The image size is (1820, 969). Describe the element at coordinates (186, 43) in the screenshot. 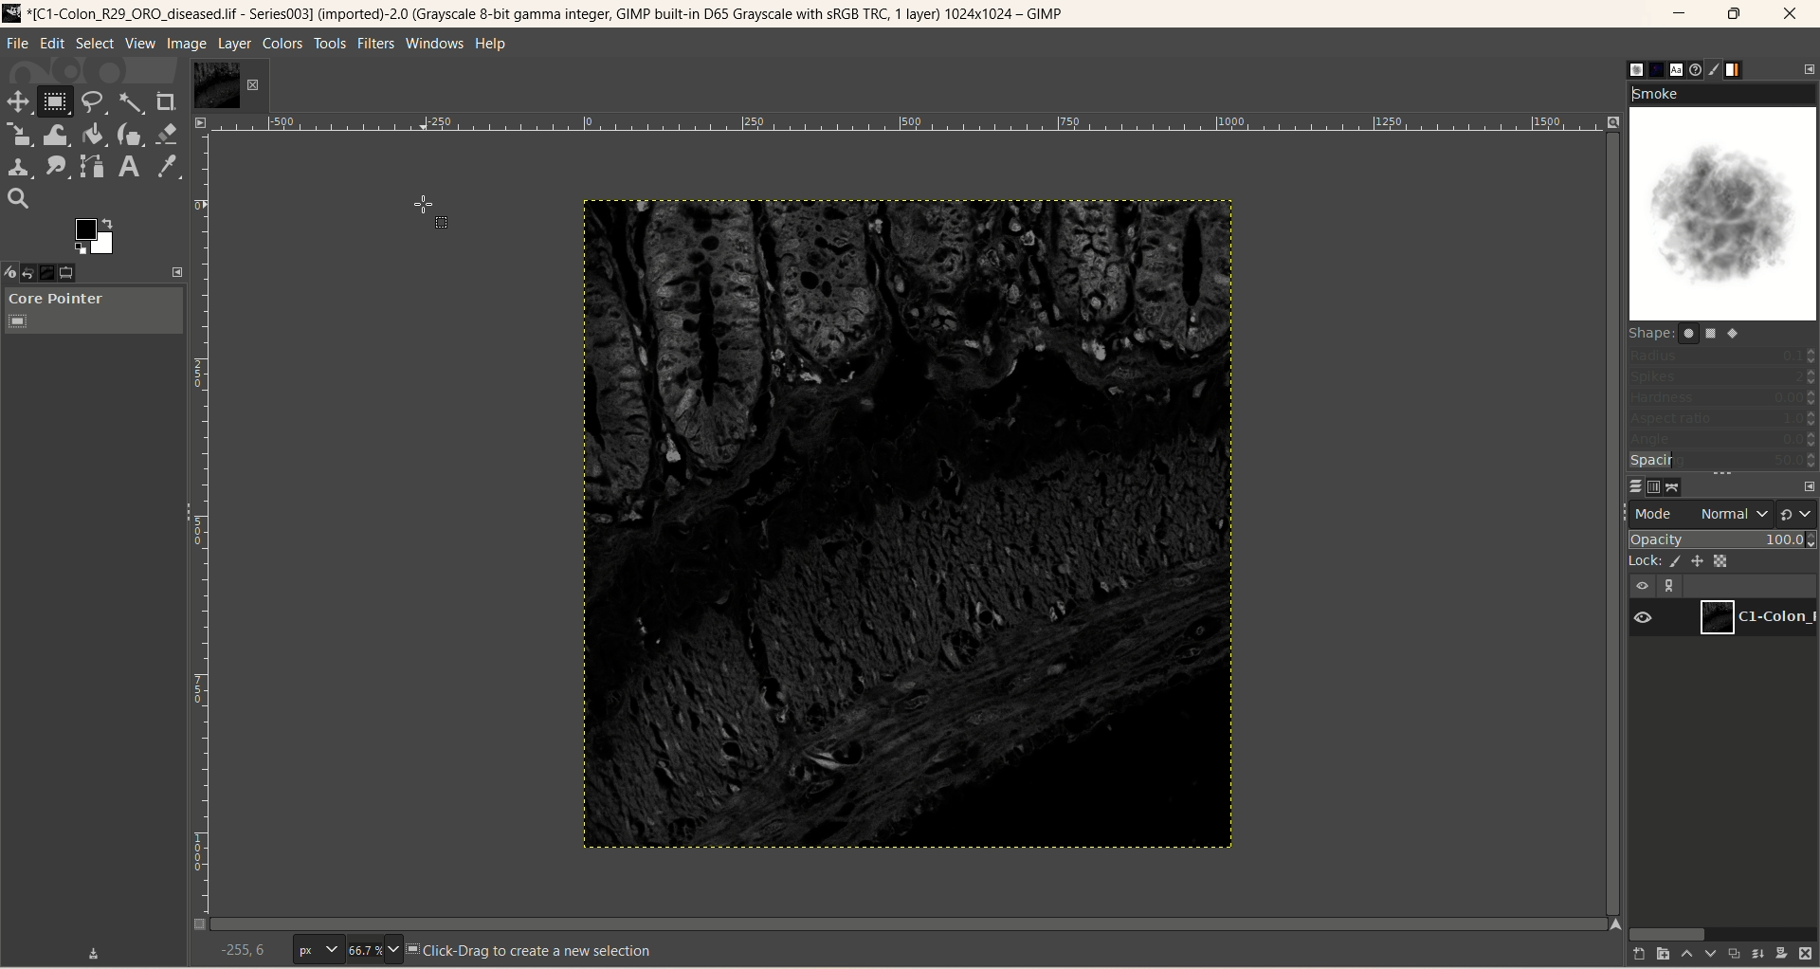

I see `image` at that location.